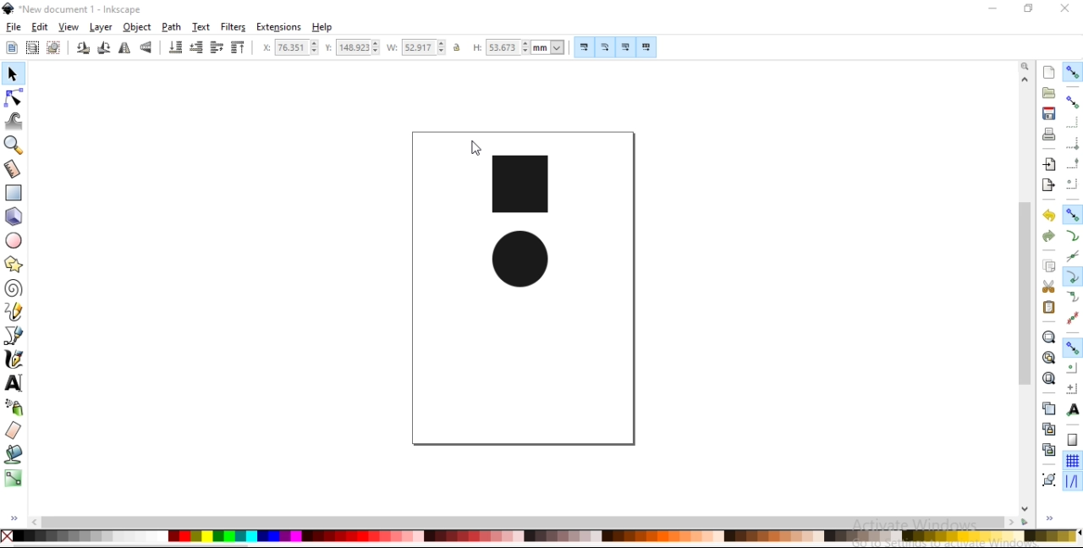 The width and height of the screenshot is (1083, 548). Describe the element at coordinates (12, 147) in the screenshot. I see `zoom in or out` at that location.